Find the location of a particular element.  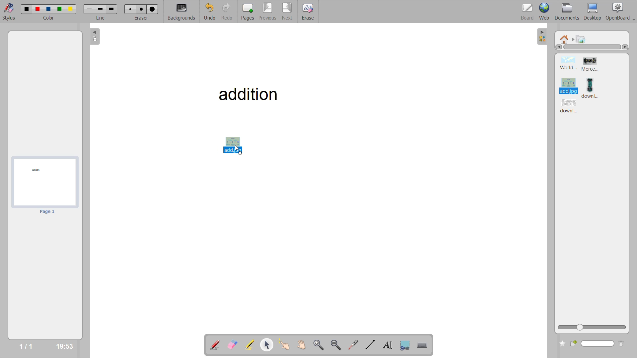

backgrounds is located at coordinates (184, 12).